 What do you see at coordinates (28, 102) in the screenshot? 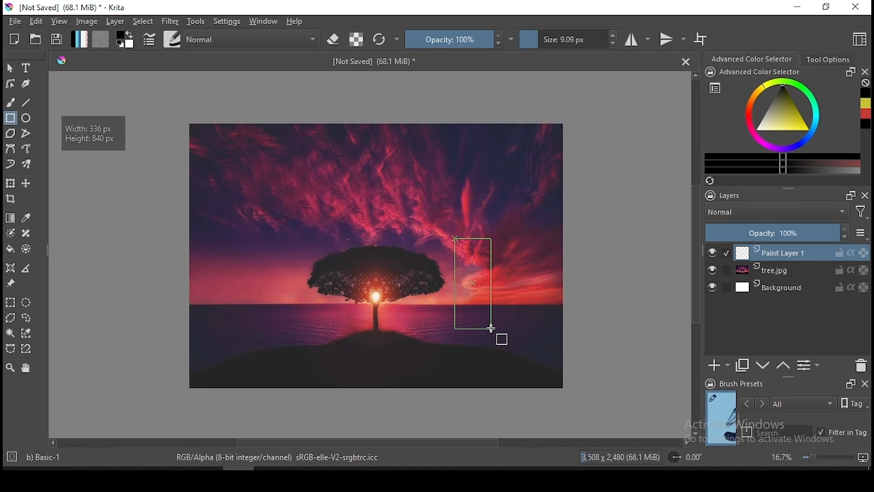
I see `line tool` at bounding box center [28, 102].